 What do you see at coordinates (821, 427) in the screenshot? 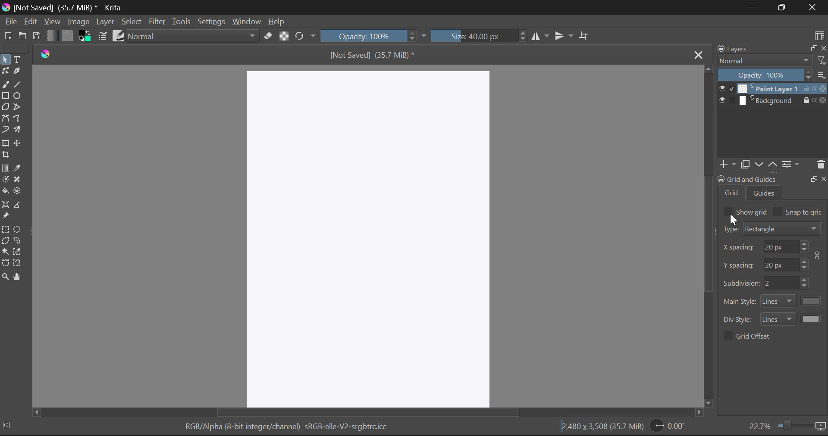
I see `icon` at bounding box center [821, 427].